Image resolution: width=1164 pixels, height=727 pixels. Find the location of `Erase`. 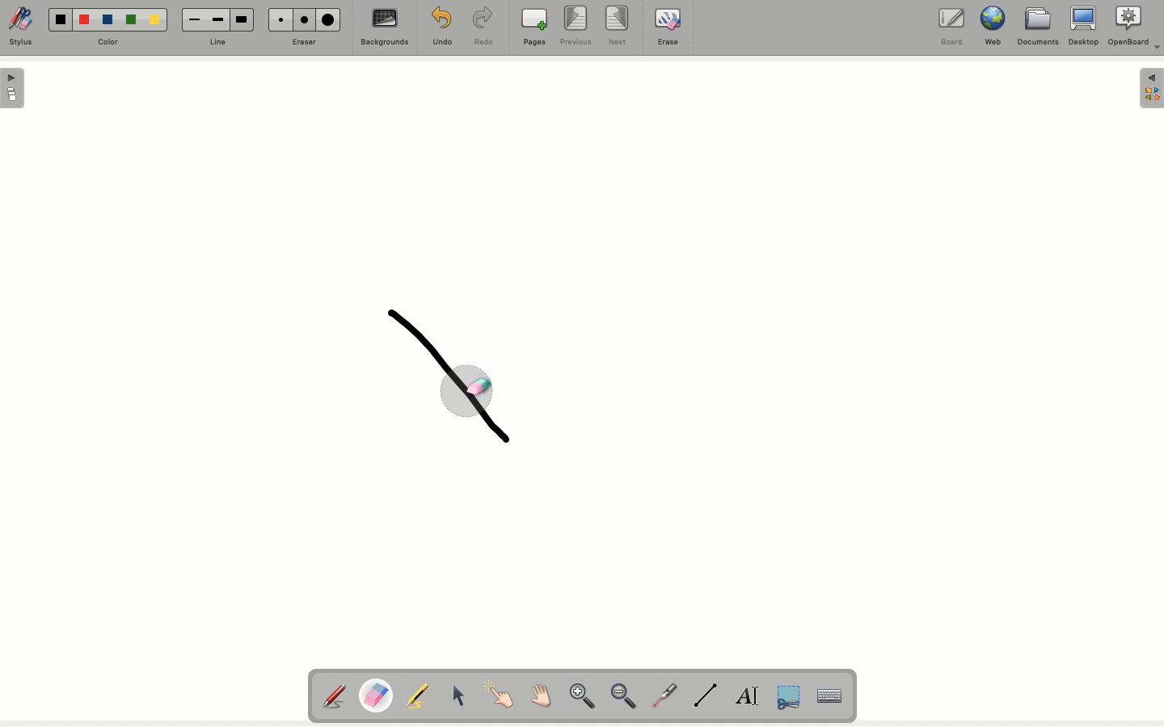

Erase is located at coordinates (303, 43).